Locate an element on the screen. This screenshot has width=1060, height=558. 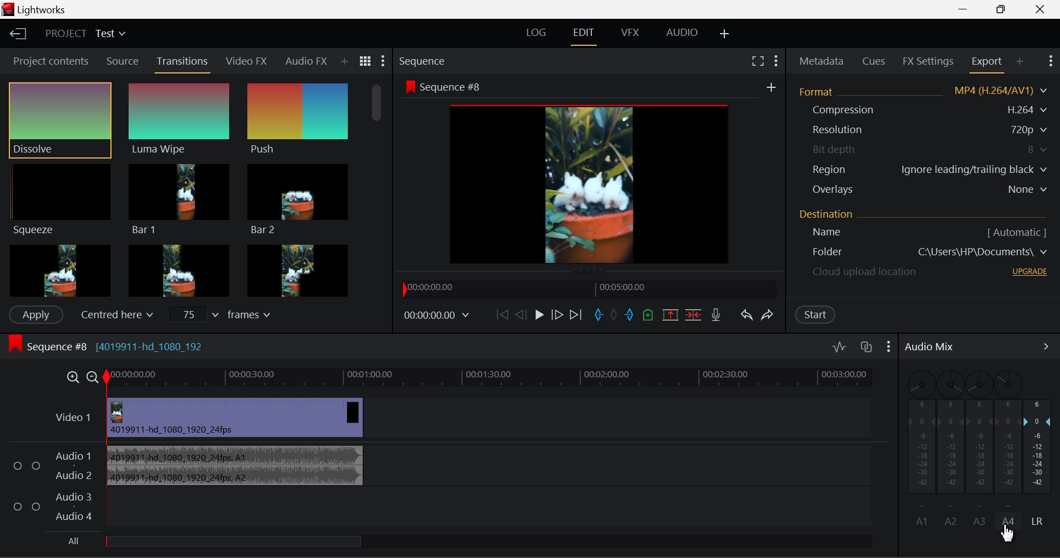
Toggle auto track sync is located at coordinates (865, 350).